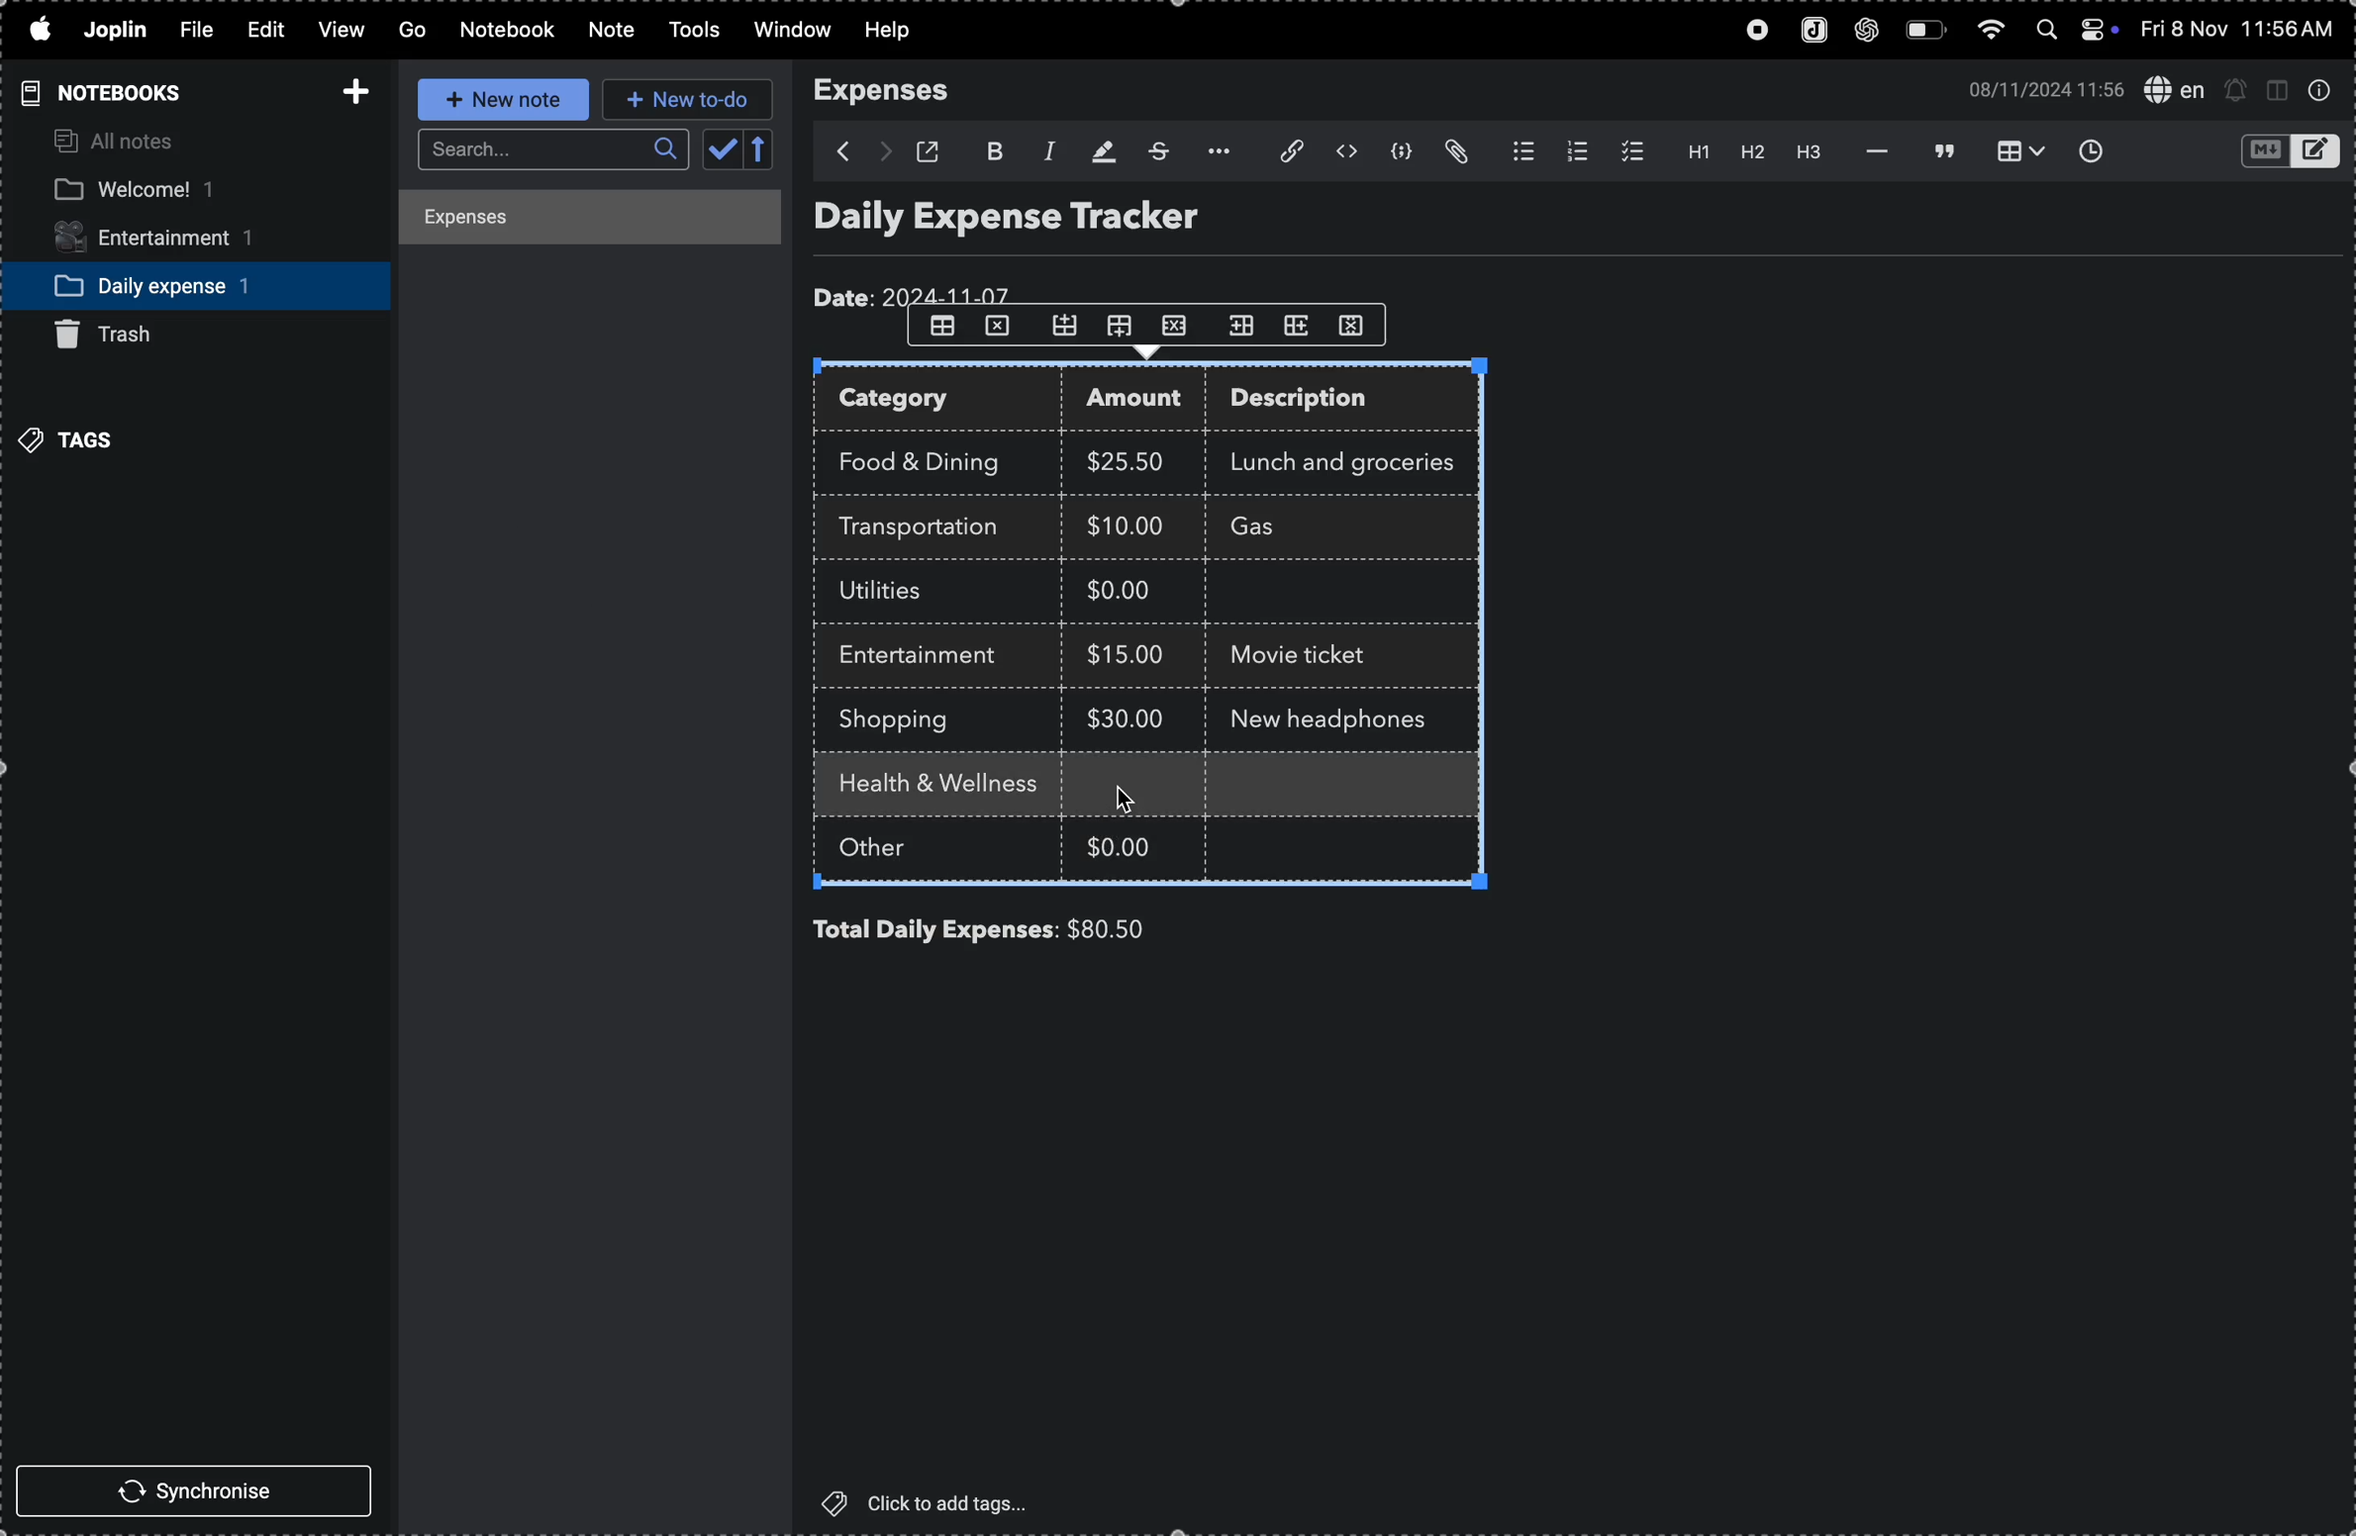 Image resolution: width=2356 pixels, height=1536 pixels. I want to click on forward, so click(883, 152).